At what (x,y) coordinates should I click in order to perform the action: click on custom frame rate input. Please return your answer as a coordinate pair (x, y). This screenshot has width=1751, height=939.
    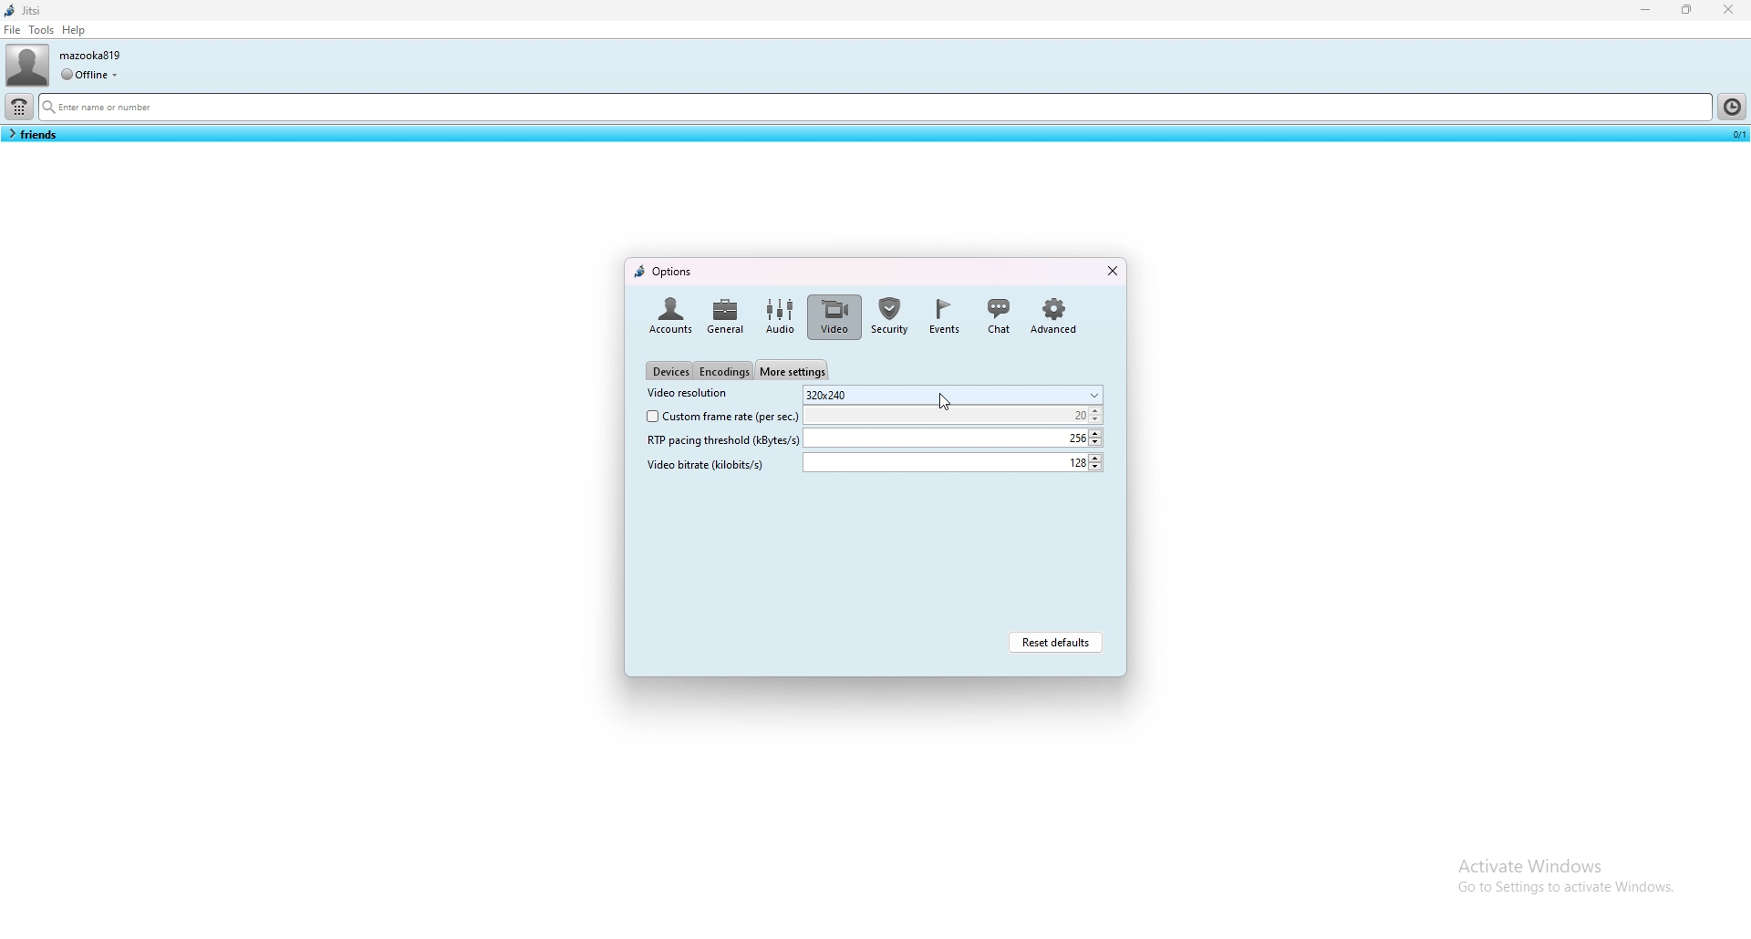
    Looking at the image, I should click on (956, 416).